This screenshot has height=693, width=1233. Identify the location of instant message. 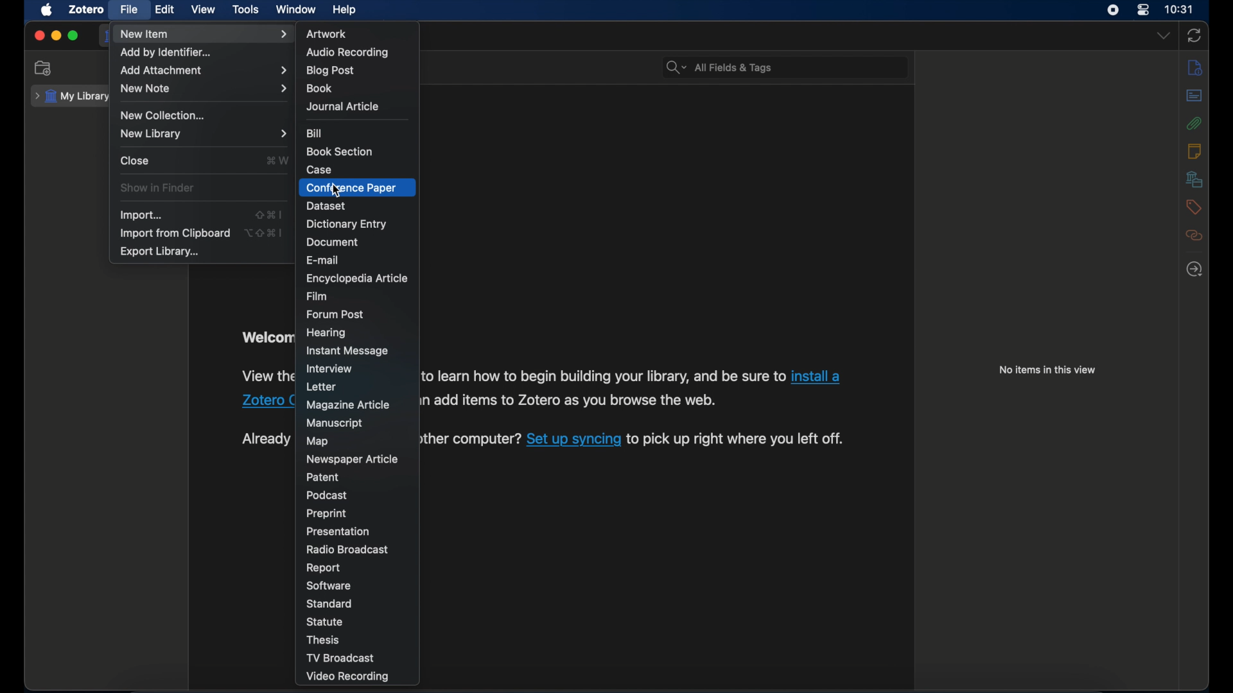
(346, 351).